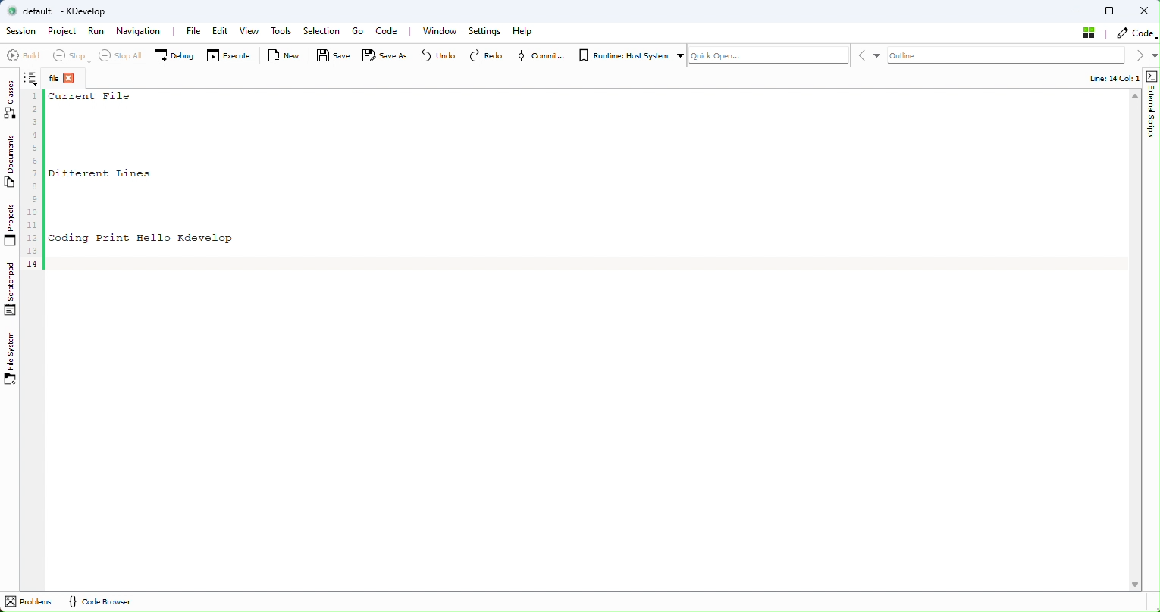 The width and height of the screenshot is (1160, 612). Describe the element at coordinates (324, 31) in the screenshot. I see `Selection` at that location.